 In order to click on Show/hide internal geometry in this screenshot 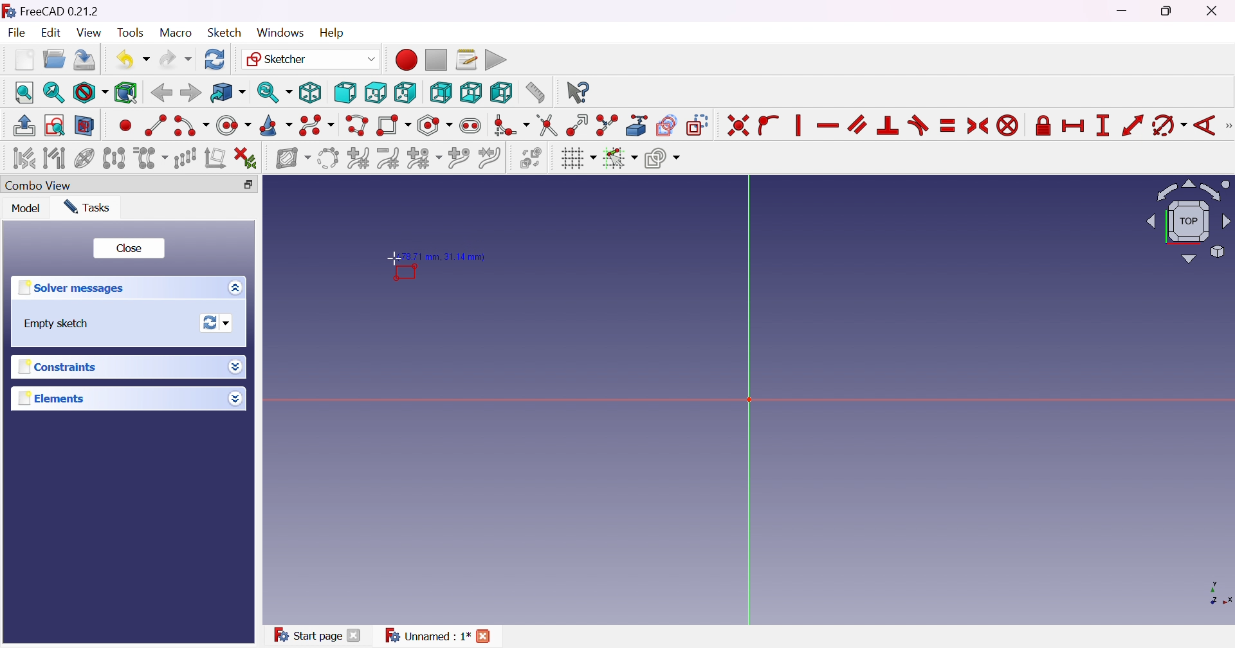, I will do `click(86, 158)`.